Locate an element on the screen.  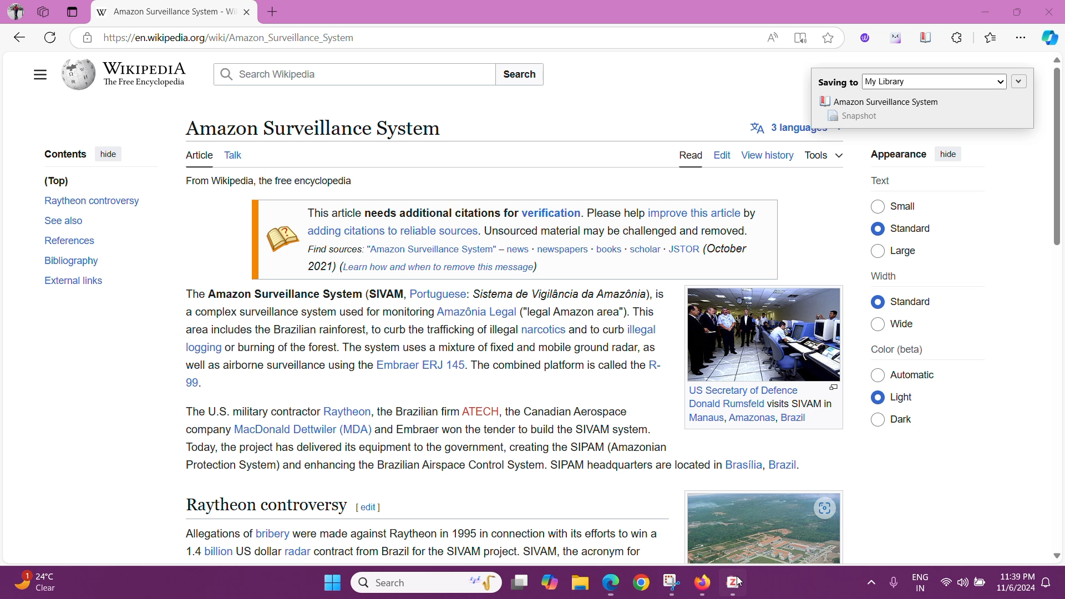
close tab is located at coordinates (248, 12).